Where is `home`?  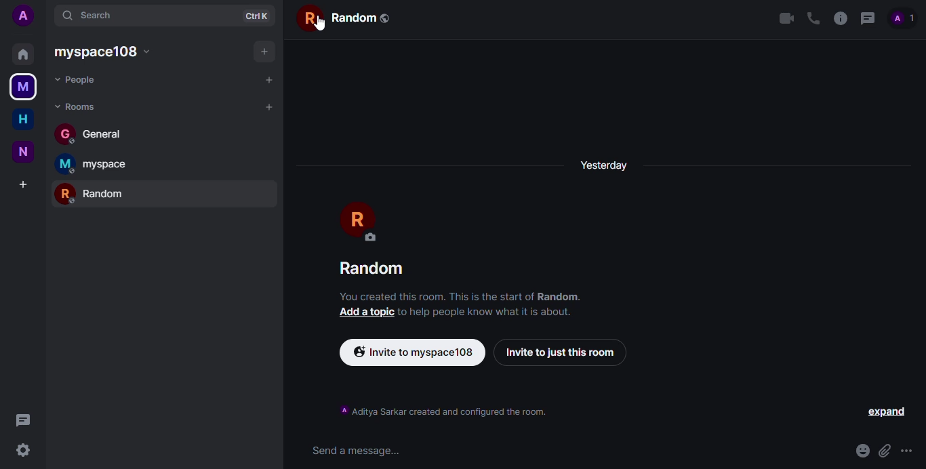
home is located at coordinates (22, 120).